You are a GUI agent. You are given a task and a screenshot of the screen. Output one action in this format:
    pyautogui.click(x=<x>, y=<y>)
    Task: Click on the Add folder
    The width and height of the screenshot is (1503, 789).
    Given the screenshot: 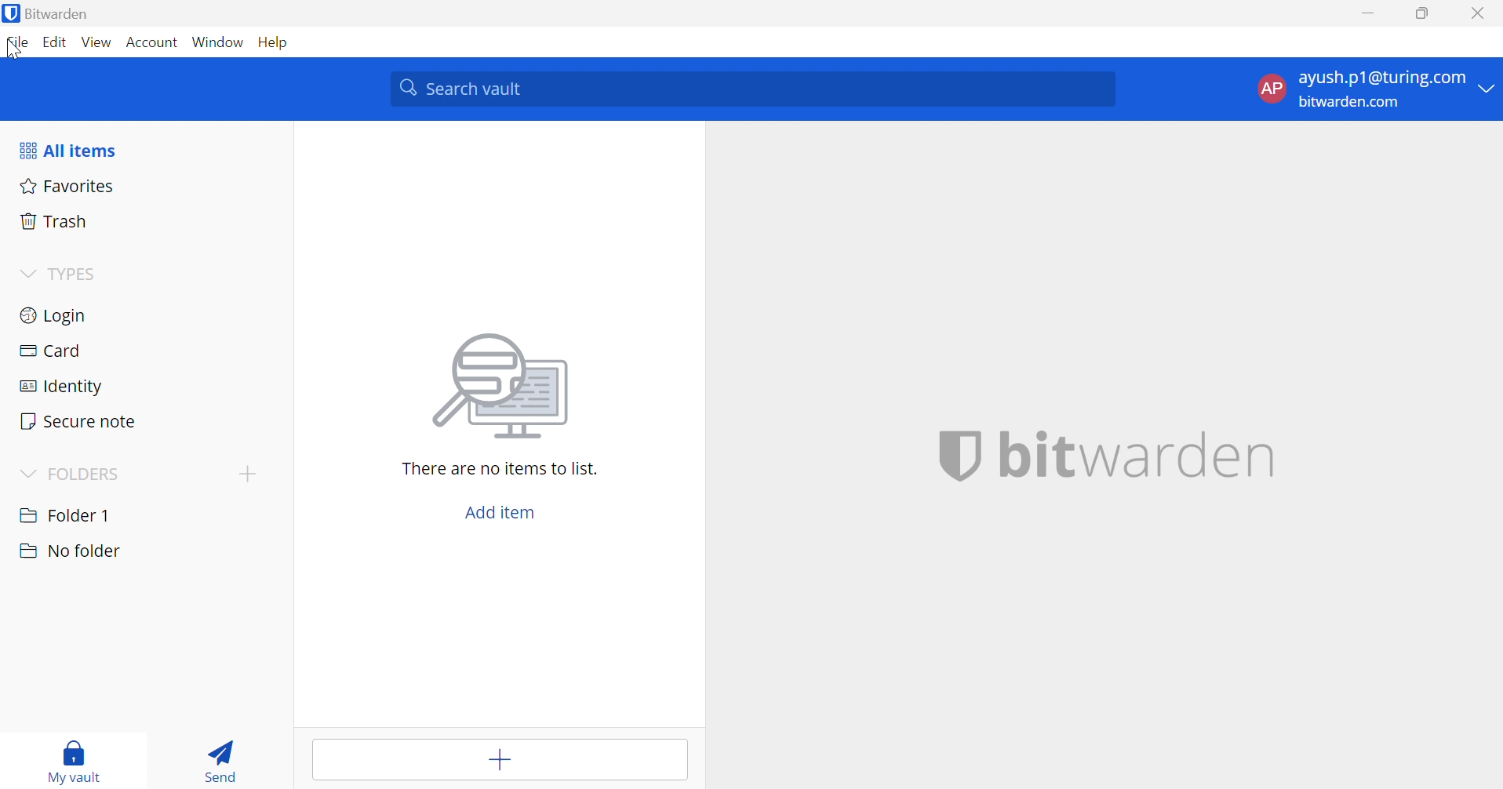 What is the action you would take?
    pyautogui.click(x=248, y=474)
    